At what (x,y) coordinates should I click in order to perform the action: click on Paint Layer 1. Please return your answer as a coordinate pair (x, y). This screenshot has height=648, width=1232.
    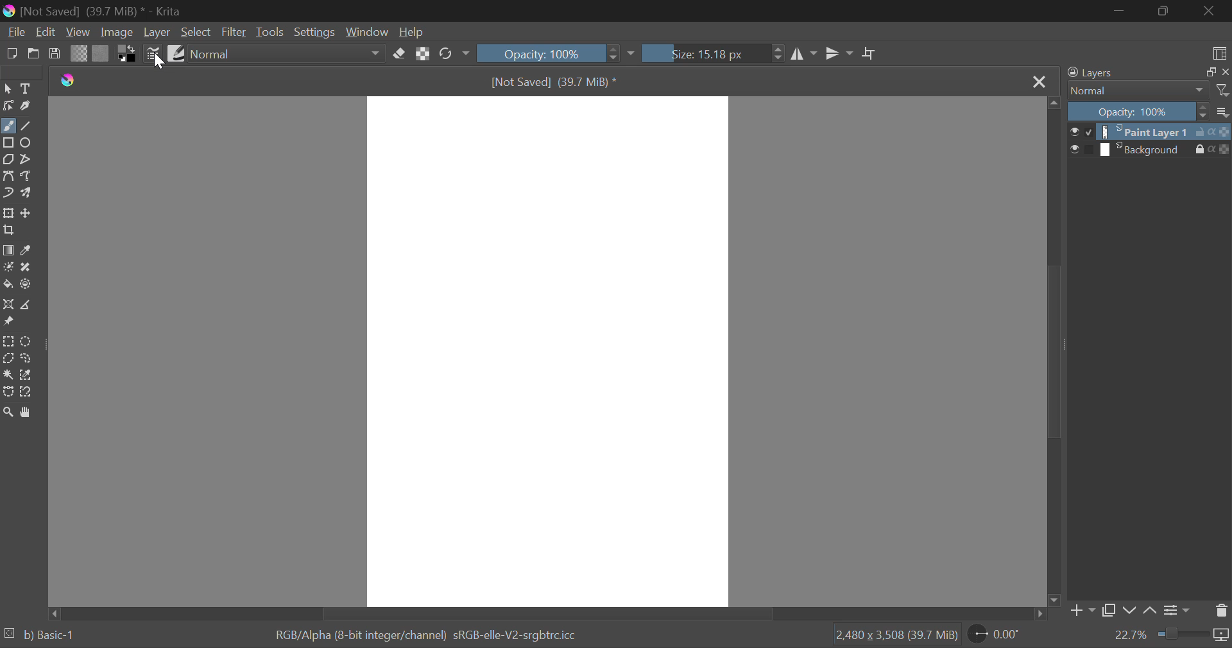
    Looking at the image, I should click on (1151, 132).